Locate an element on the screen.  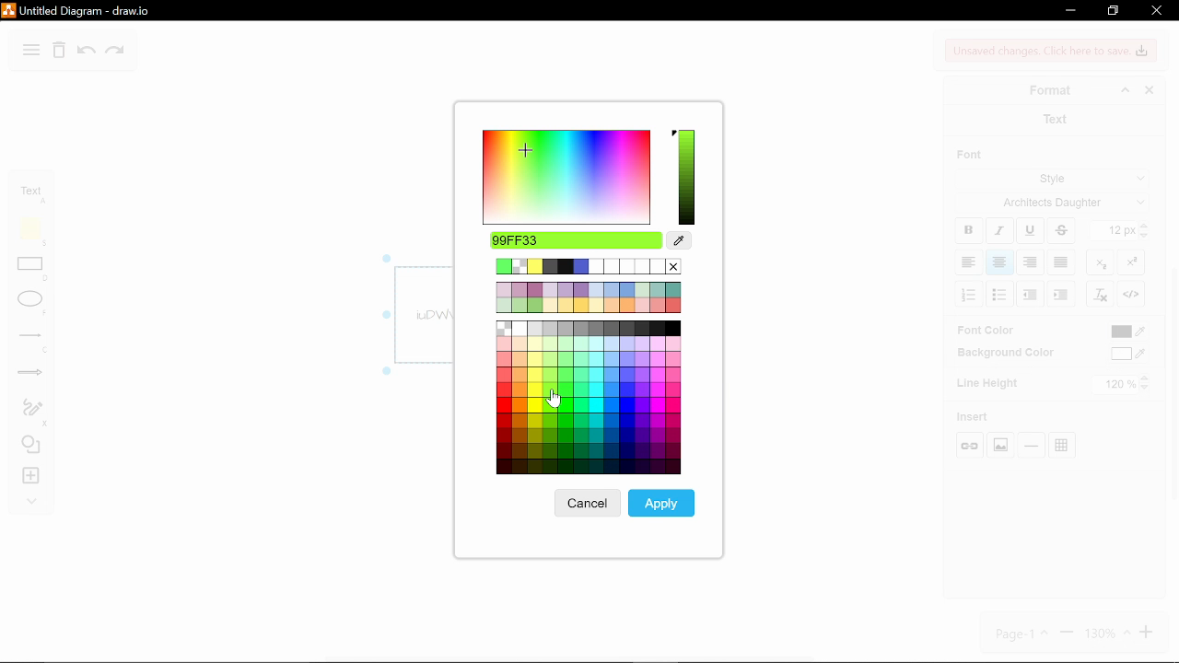
decrease indent is located at coordinates (1061, 295).